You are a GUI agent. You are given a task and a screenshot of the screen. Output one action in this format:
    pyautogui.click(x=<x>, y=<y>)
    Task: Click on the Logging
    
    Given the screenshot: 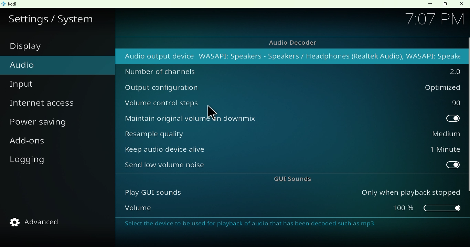 What is the action you would take?
    pyautogui.click(x=29, y=163)
    